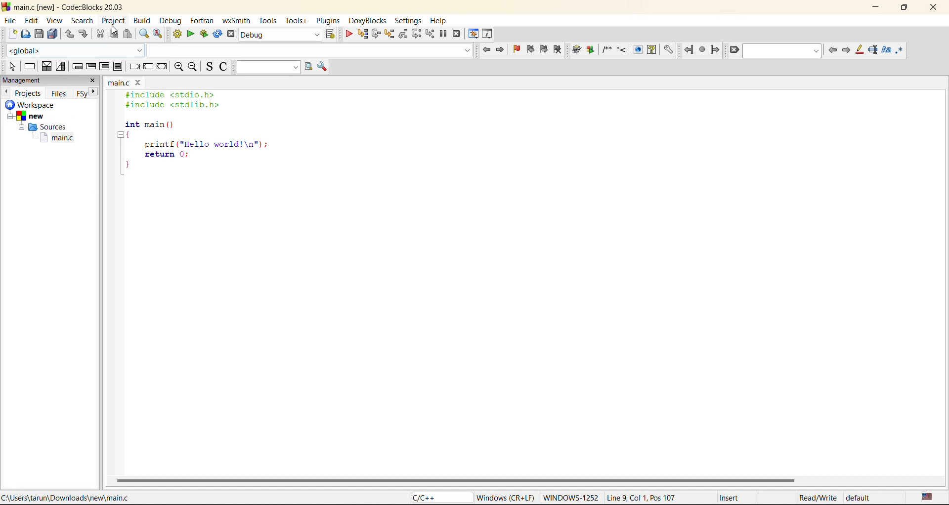 This screenshot has height=505, width=949. What do you see at coordinates (902, 49) in the screenshot?
I see `use regex` at bounding box center [902, 49].